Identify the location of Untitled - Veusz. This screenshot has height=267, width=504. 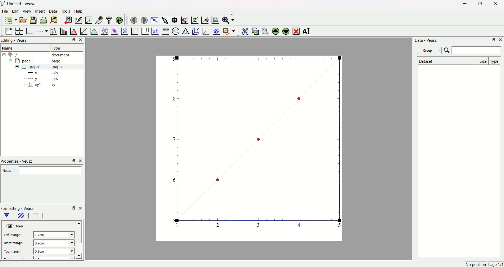
(22, 4).